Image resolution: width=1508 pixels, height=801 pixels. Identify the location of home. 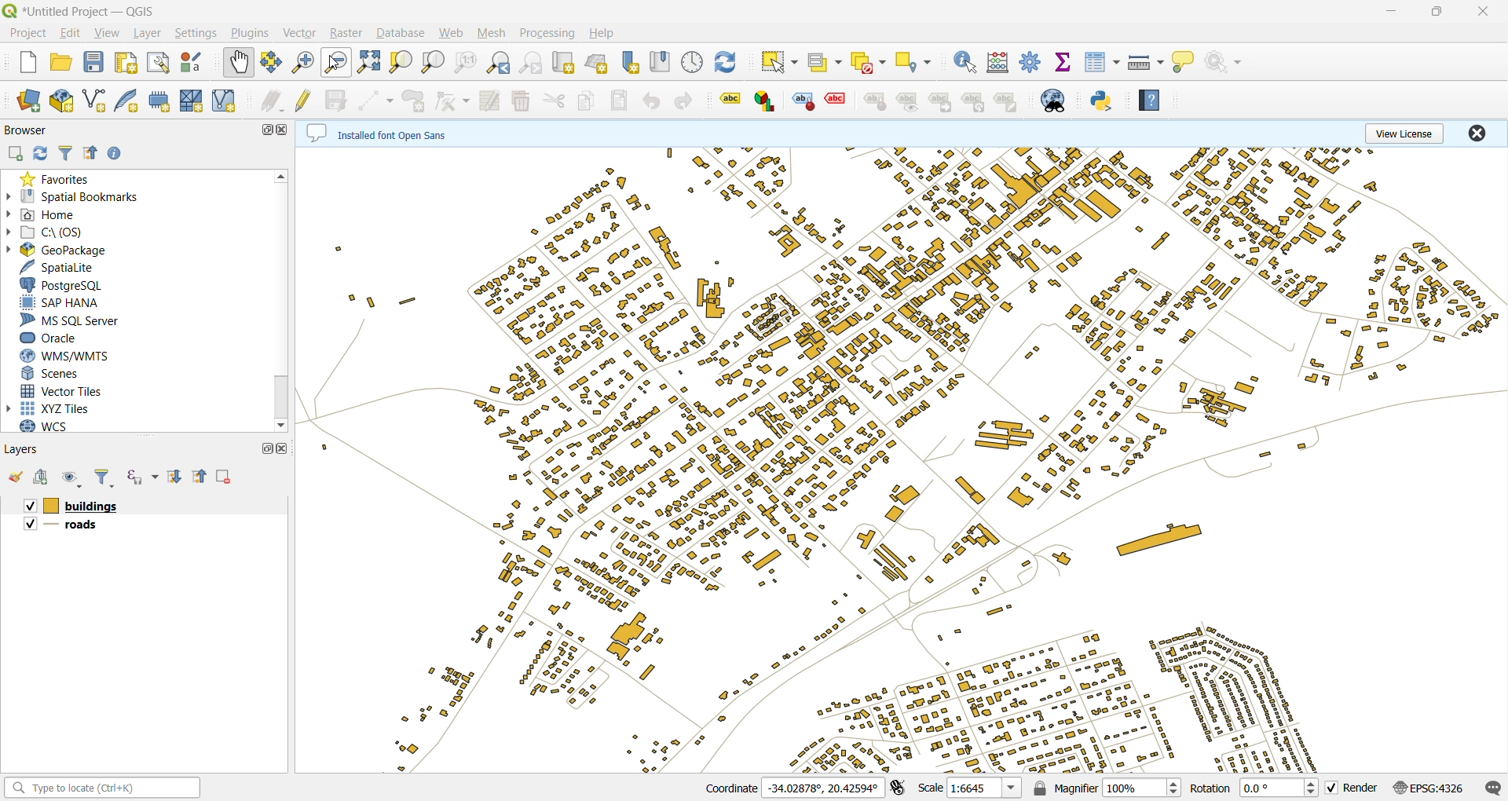
(54, 216).